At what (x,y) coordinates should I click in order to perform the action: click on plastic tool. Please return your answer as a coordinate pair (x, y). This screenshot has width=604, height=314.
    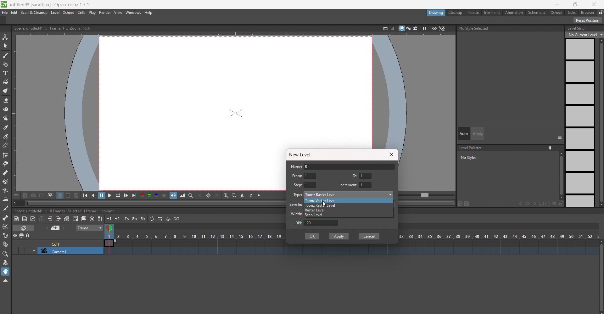
    Looking at the image, I should click on (5, 244).